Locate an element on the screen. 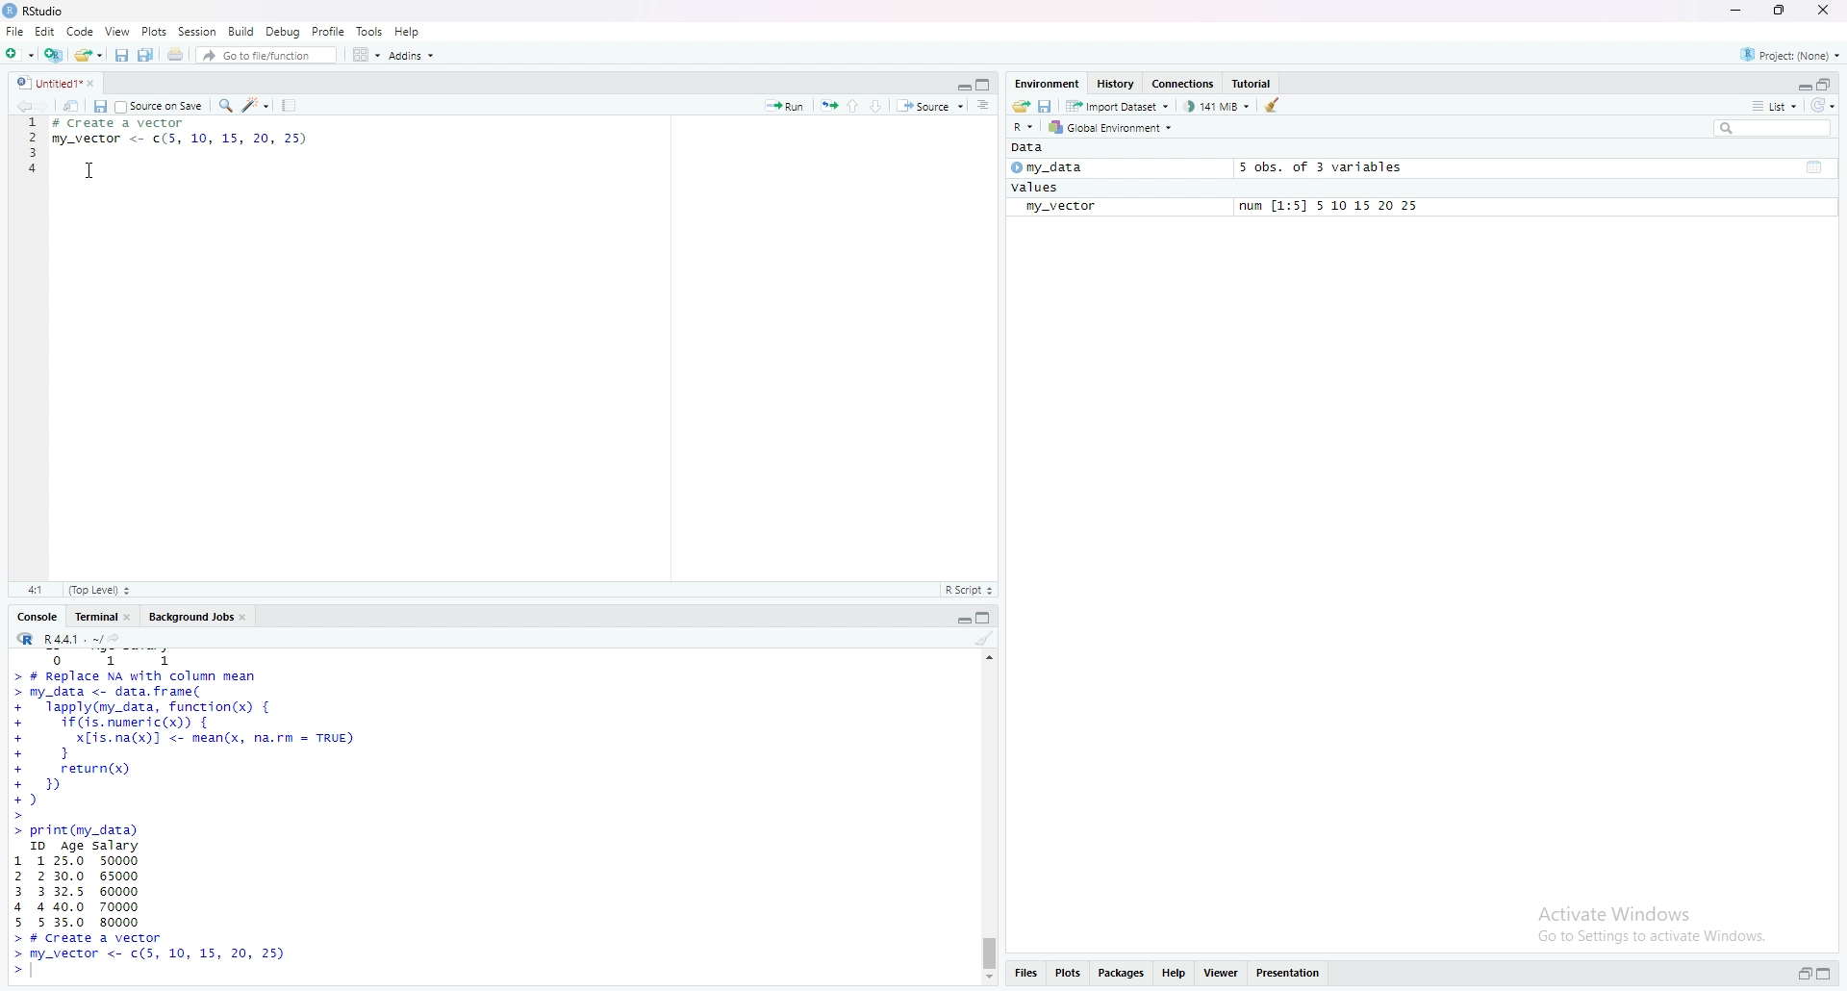 The image size is (1847, 991). scrollbar is located at coordinates (989, 817).